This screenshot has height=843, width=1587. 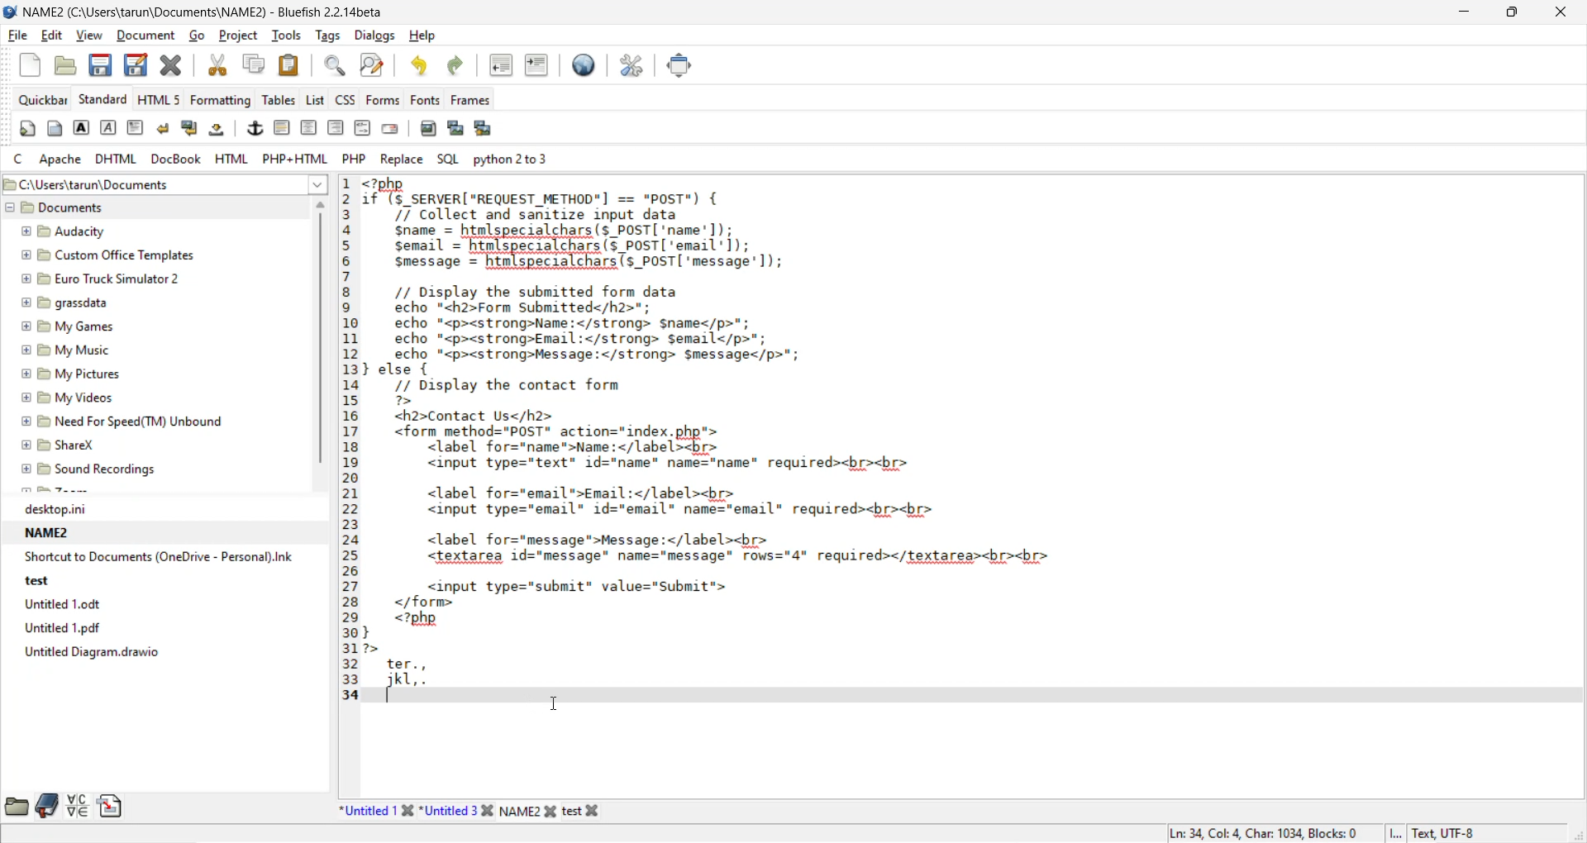 What do you see at coordinates (1508, 15) in the screenshot?
I see `maximize` at bounding box center [1508, 15].